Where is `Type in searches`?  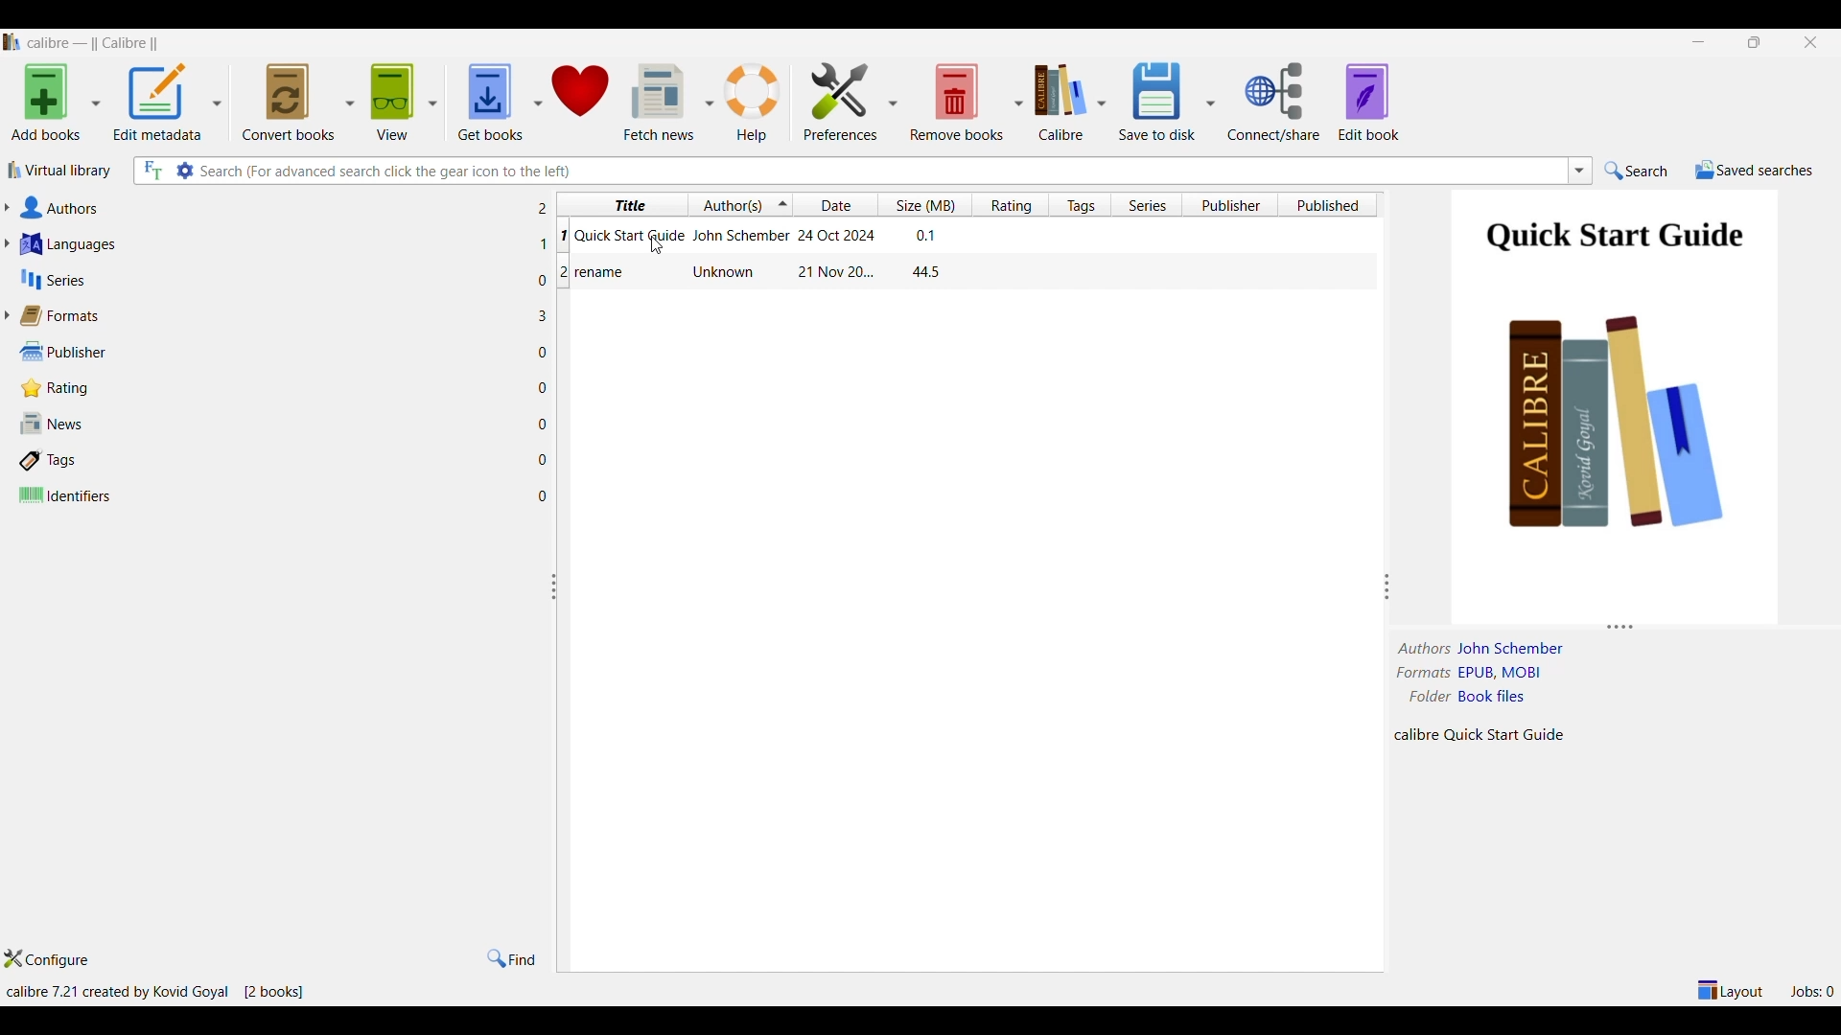
Type in searches is located at coordinates (880, 172).